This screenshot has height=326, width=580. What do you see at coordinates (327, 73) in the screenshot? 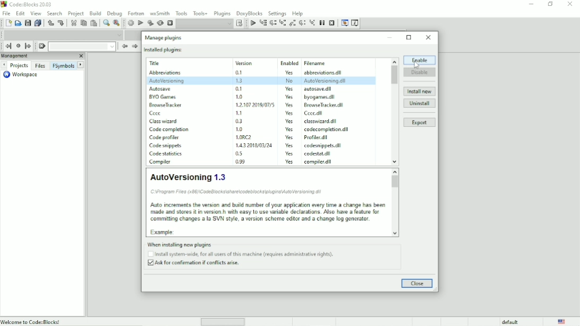
I see `file` at bounding box center [327, 73].